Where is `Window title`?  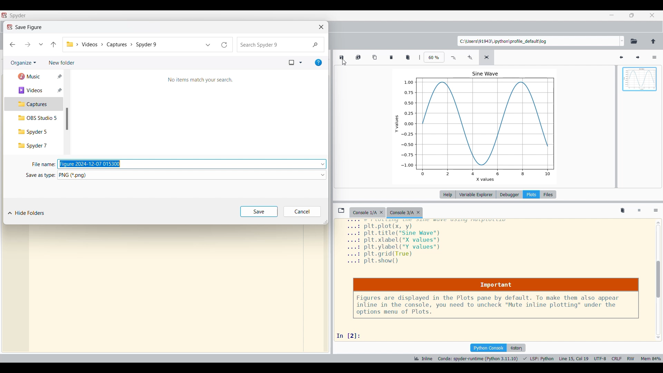
Window title is located at coordinates (25, 27).